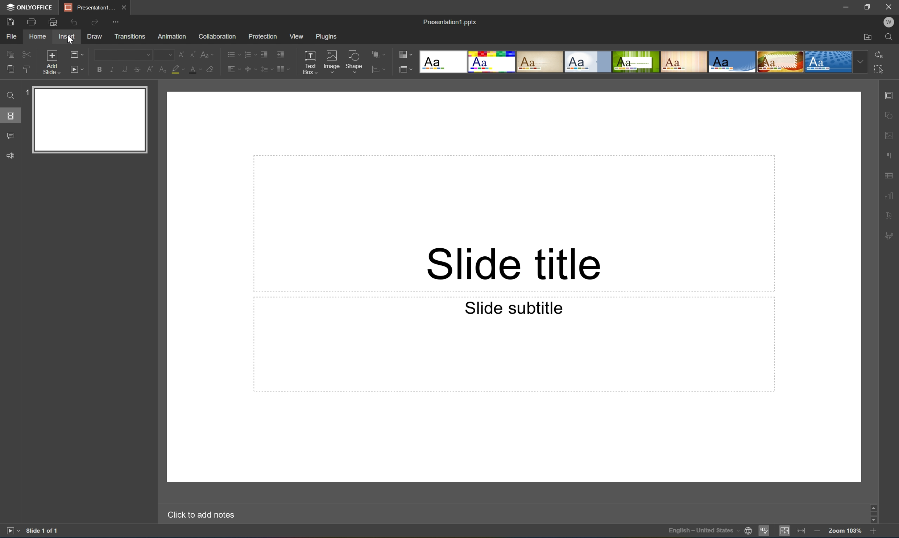  What do you see at coordinates (123, 8) in the screenshot?
I see `Close` at bounding box center [123, 8].